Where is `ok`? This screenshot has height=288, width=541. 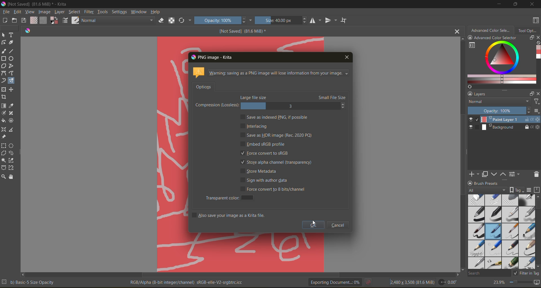 ok is located at coordinates (314, 224).